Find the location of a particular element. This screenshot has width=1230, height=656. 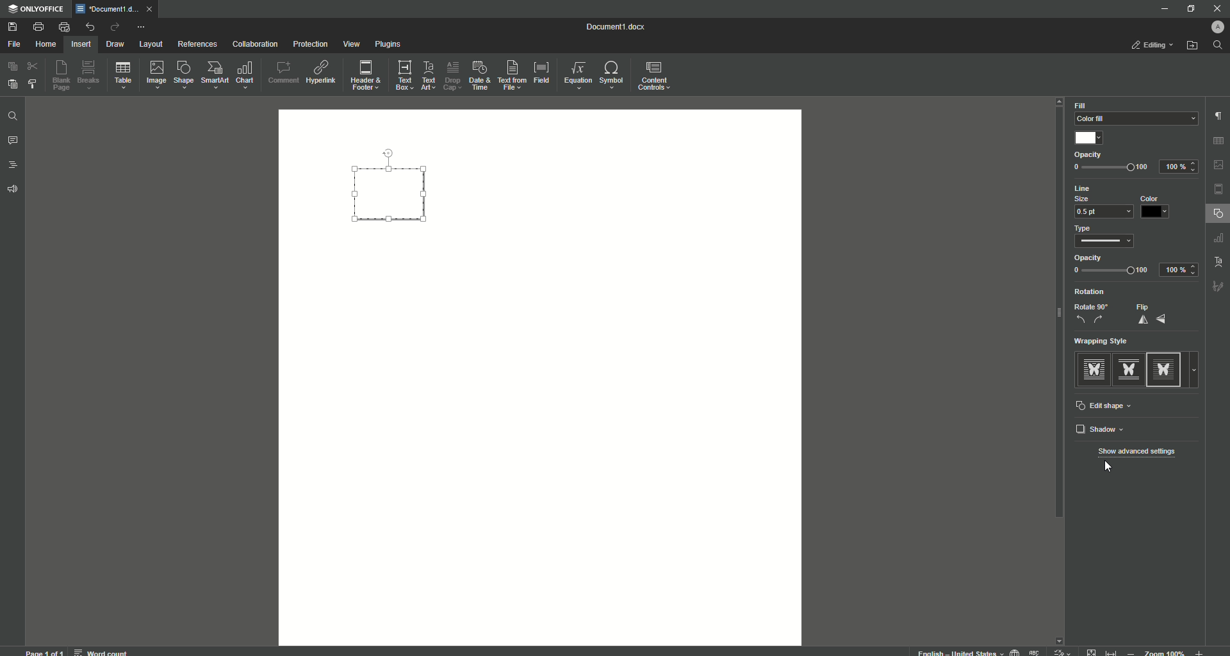

choose type is located at coordinates (1108, 243).